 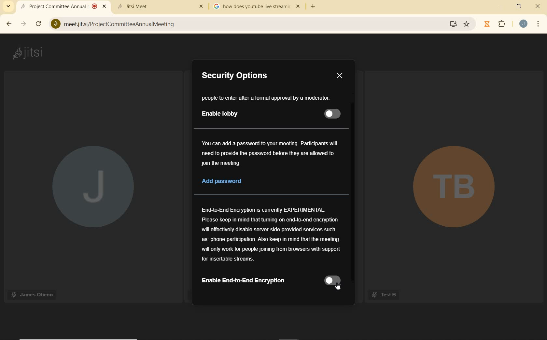 I want to click on Security Options, so click(x=235, y=75).